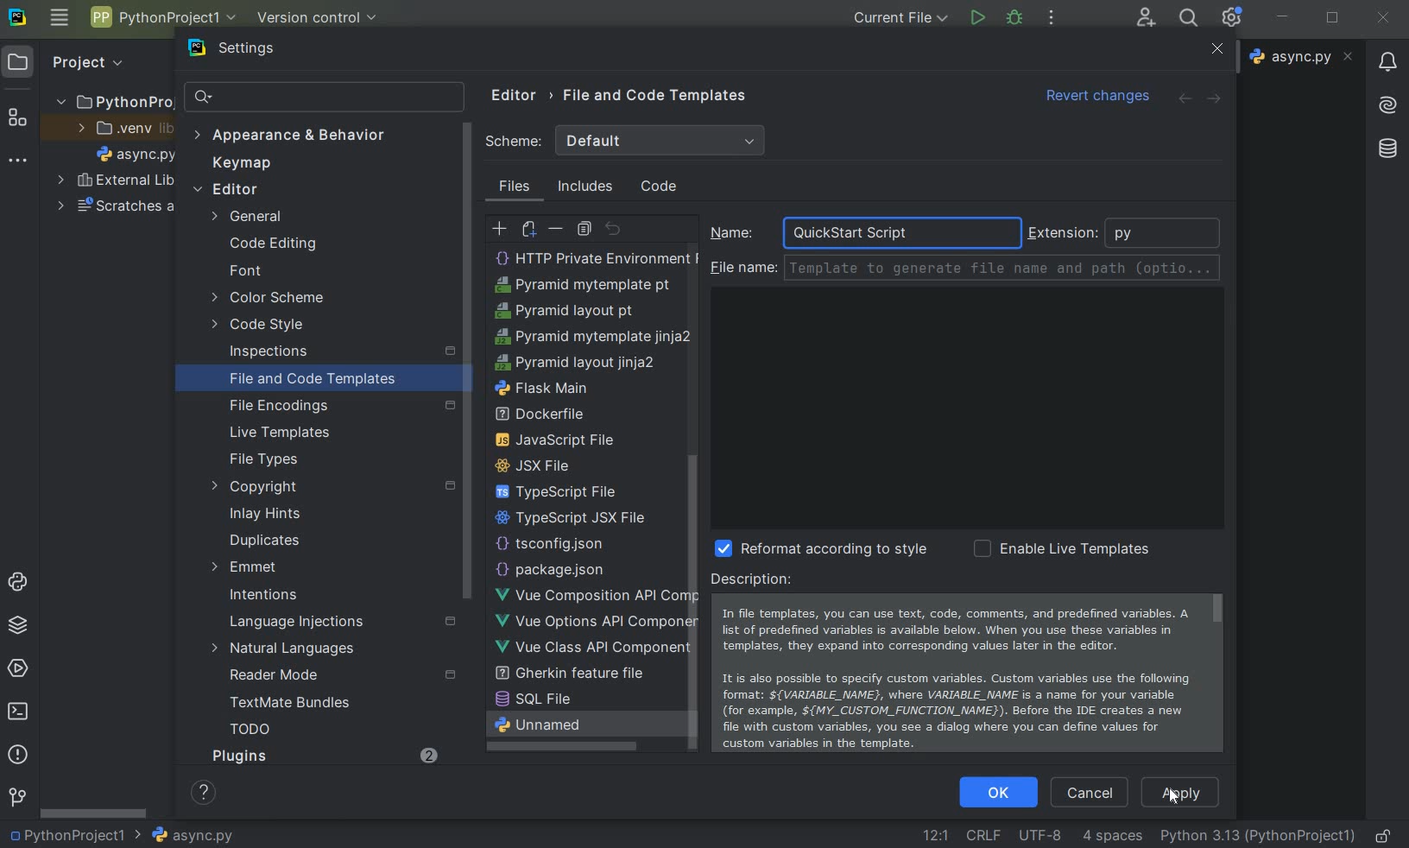 This screenshot has width=1409, height=848. Describe the element at coordinates (18, 794) in the screenshot. I see `version control` at that location.